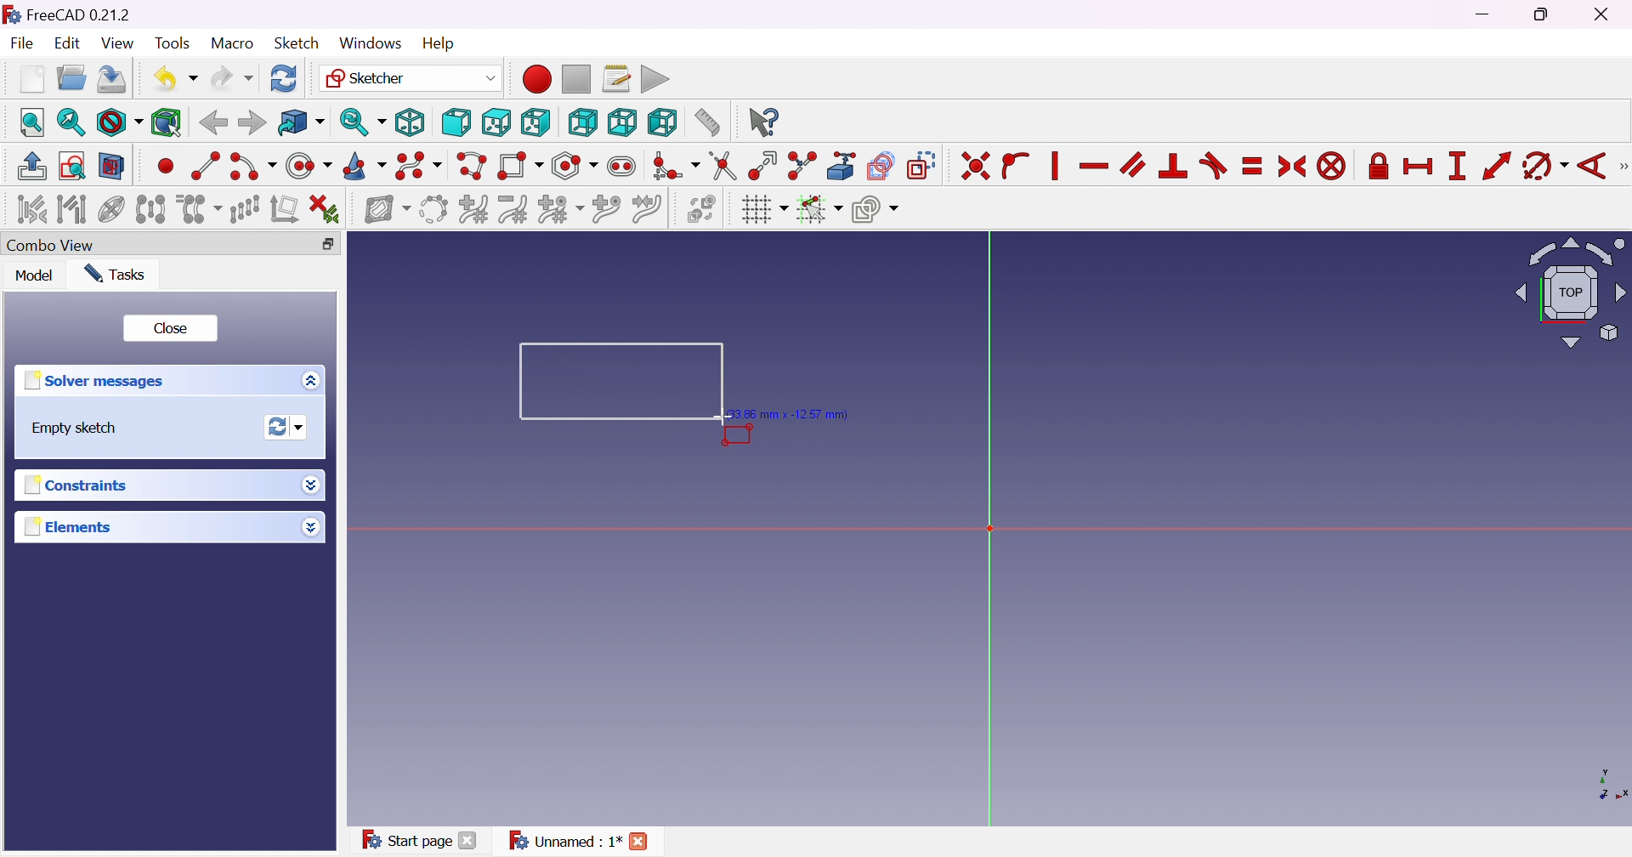 This screenshot has width=1632, height=857. Describe the element at coordinates (470, 842) in the screenshot. I see `Close` at that location.